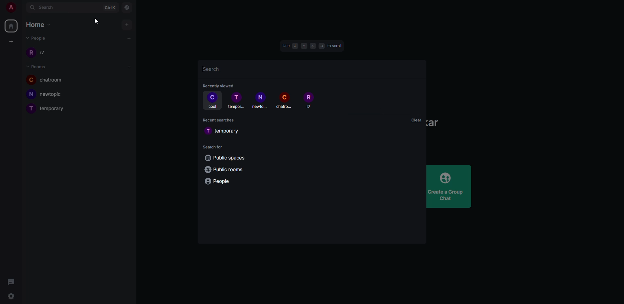 This screenshot has width=624, height=304. I want to click on search, so click(215, 147).